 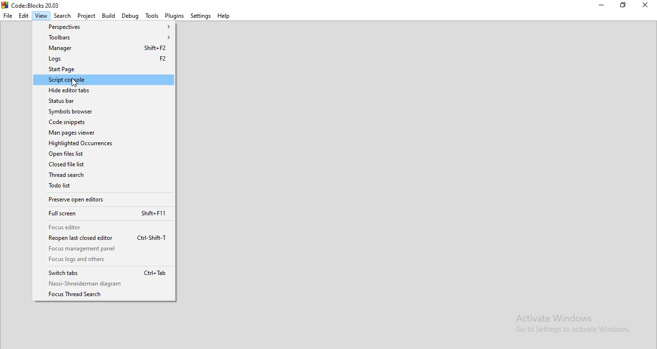 What do you see at coordinates (105, 213) in the screenshot?
I see `Full screen` at bounding box center [105, 213].